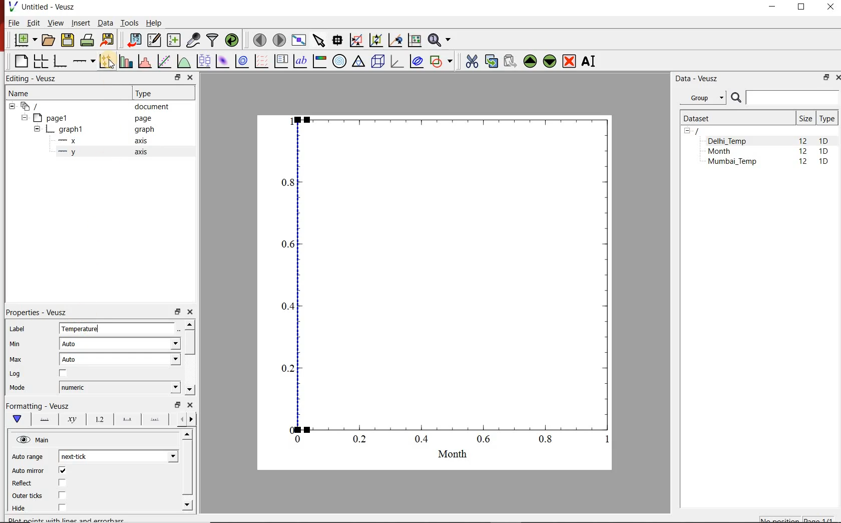 This screenshot has width=841, height=523. Describe the element at coordinates (59, 62) in the screenshot. I see `base graph` at that location.